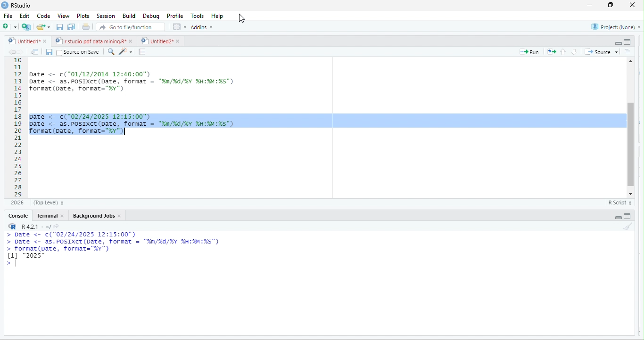  I want to click on maximize, so click(609, 6).